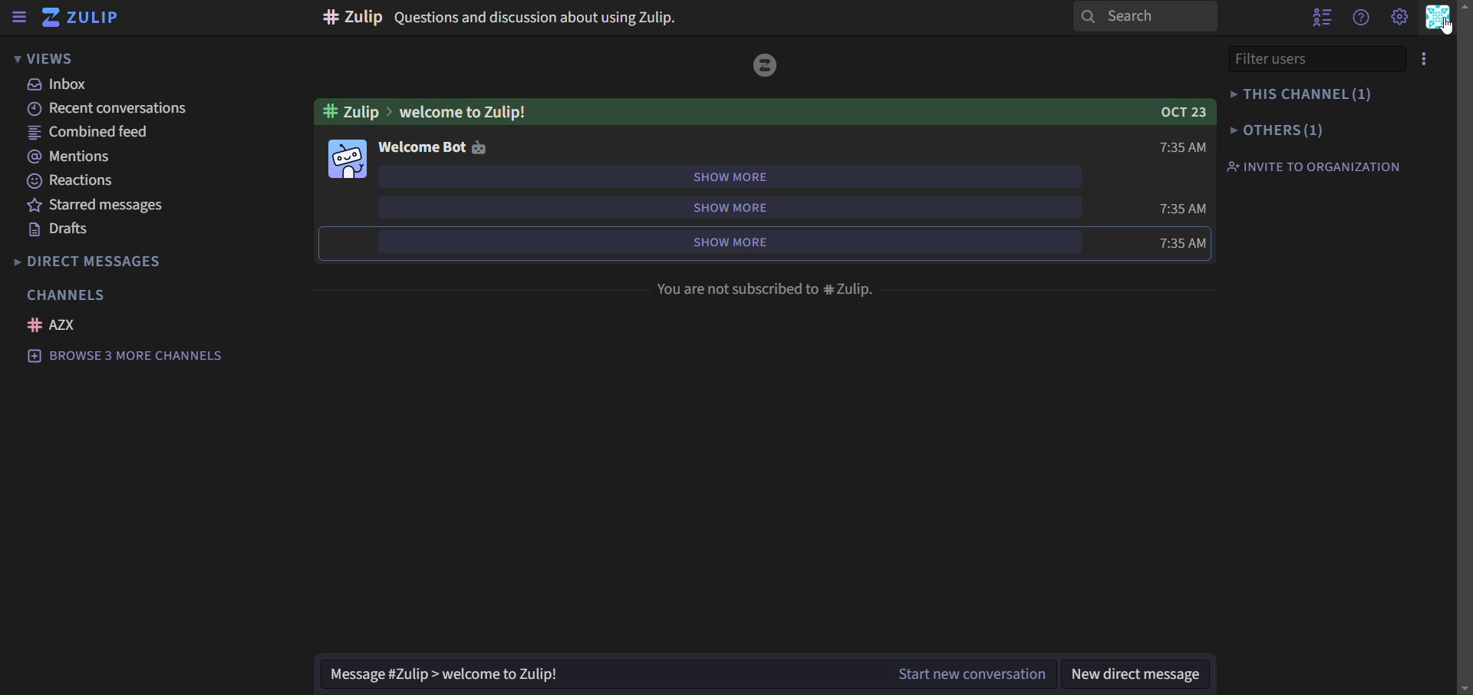 The width and height of the screenshot is (1473, 695). What do you see at coordinates (127, 357) in the screenshot?
I see `browse 3 more channels` at bounding box center [127, 357].